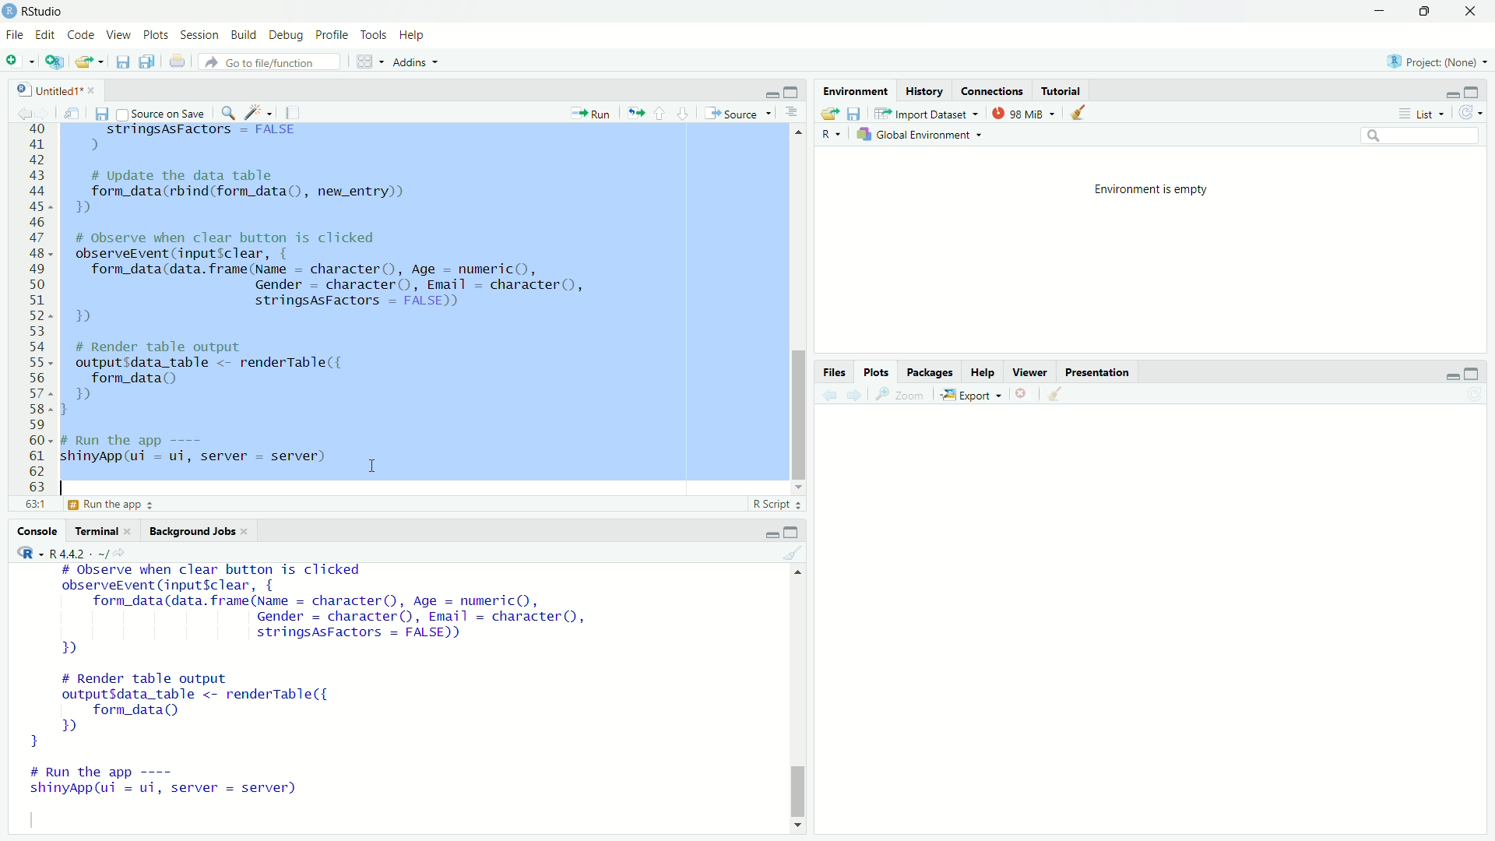 The image size is (1495, 841). I want to click on minimize, so click(770, 532).